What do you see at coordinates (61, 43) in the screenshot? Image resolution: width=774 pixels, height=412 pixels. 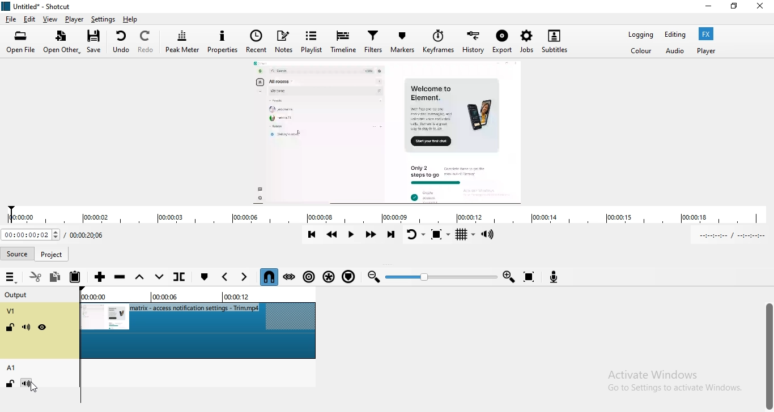 I see `Open other ` at bounding box center [61, 43].